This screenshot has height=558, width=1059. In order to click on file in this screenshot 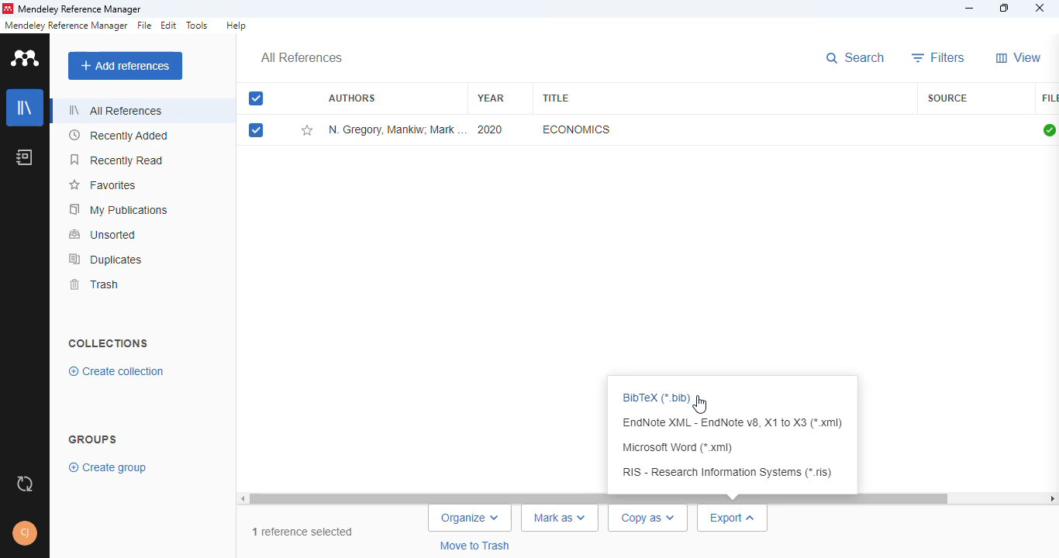, I will do `click(1050, 98)`.